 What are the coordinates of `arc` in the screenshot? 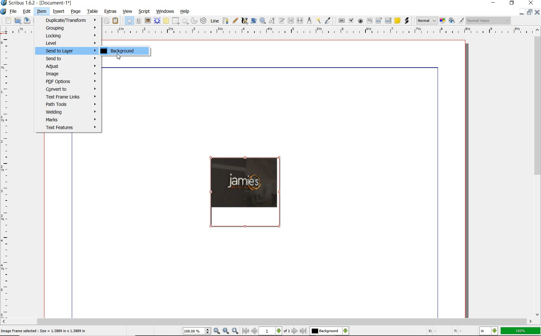 It's located at (194, 21).